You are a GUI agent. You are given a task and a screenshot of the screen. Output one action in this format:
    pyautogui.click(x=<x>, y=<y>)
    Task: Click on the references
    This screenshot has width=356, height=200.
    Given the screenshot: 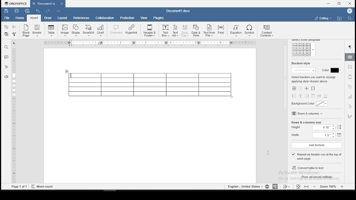 What is the action you would take?
    pyautogui.click(x=81, y=18)
    